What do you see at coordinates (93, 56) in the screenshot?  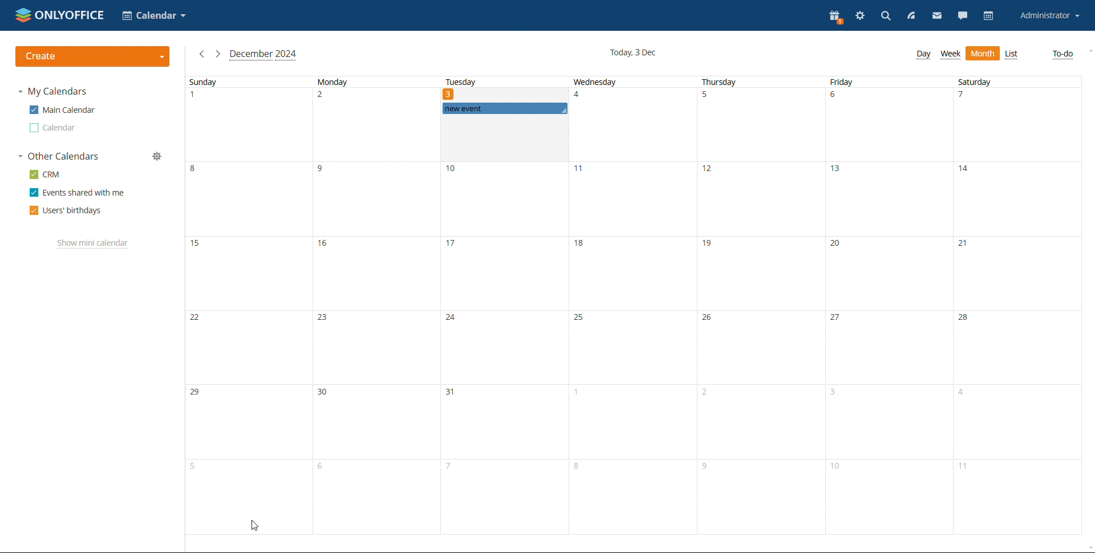 I see `create` at bounding box center [93, 56].